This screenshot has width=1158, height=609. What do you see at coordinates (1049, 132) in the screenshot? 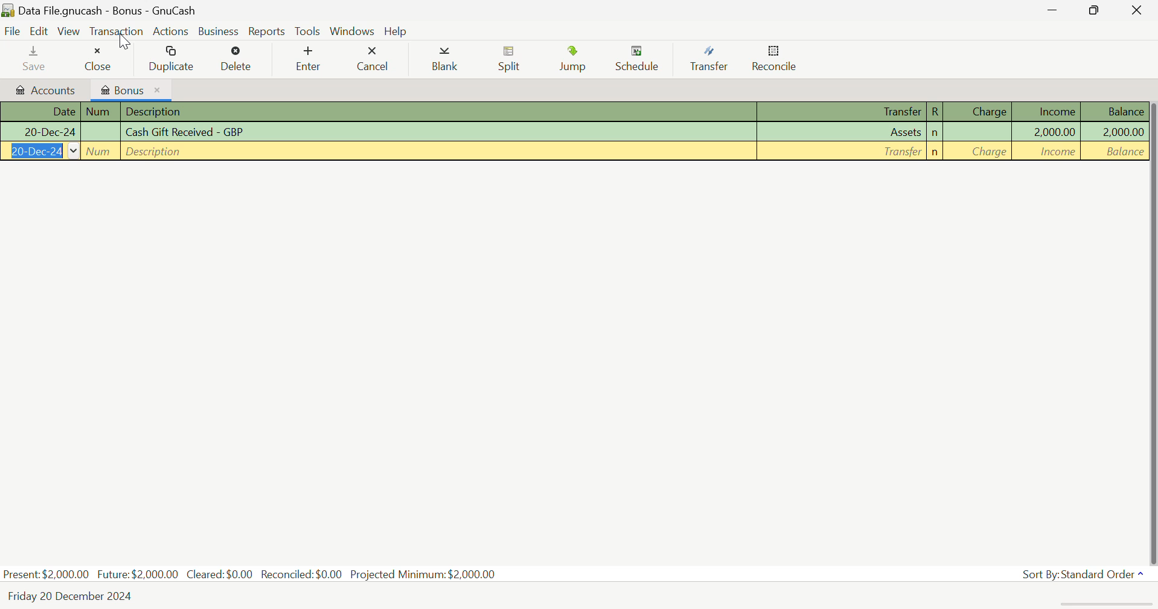
I see `Income` at bounding box center [1049, 132].